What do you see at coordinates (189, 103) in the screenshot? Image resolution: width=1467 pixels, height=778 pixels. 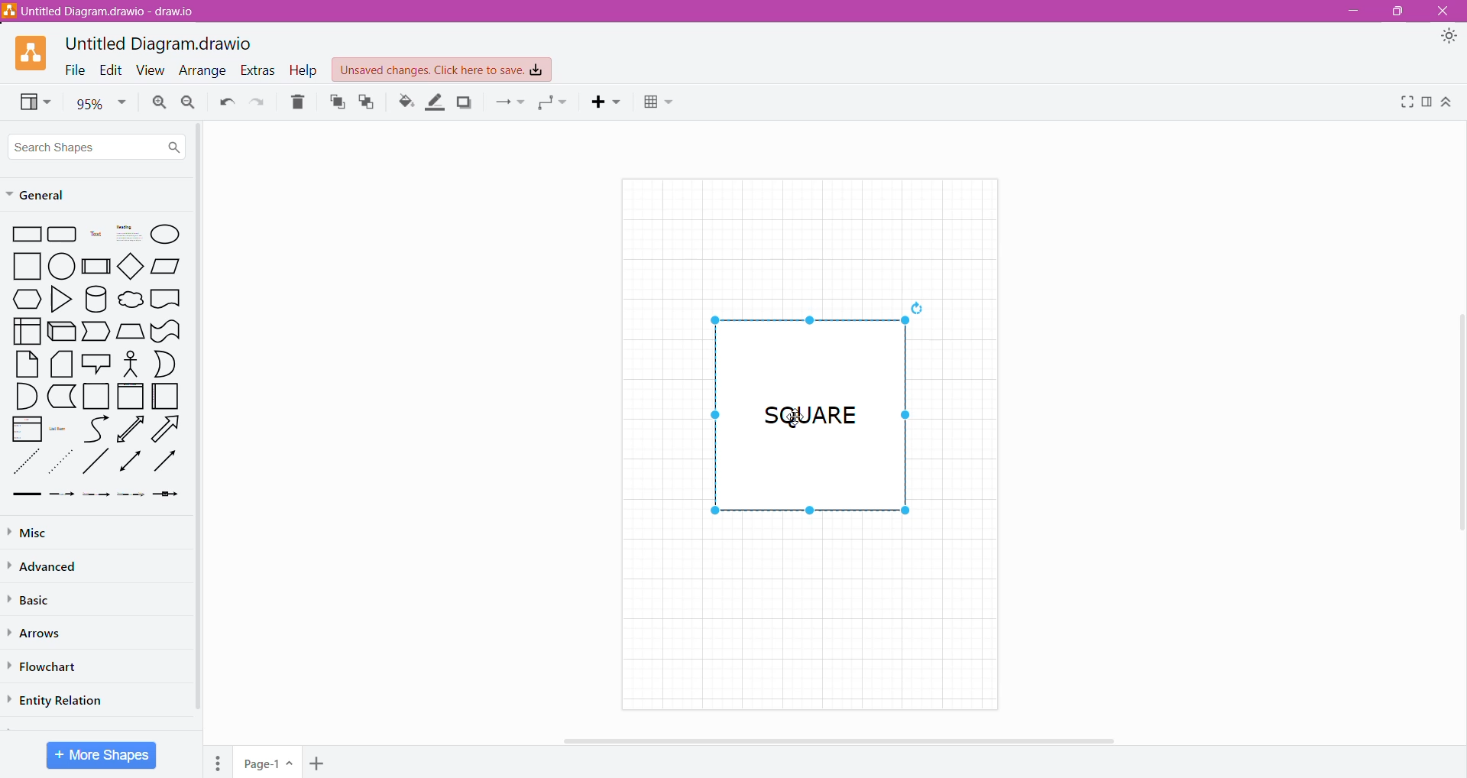 I see `Zoom Out` at bounding box center [189, 103].